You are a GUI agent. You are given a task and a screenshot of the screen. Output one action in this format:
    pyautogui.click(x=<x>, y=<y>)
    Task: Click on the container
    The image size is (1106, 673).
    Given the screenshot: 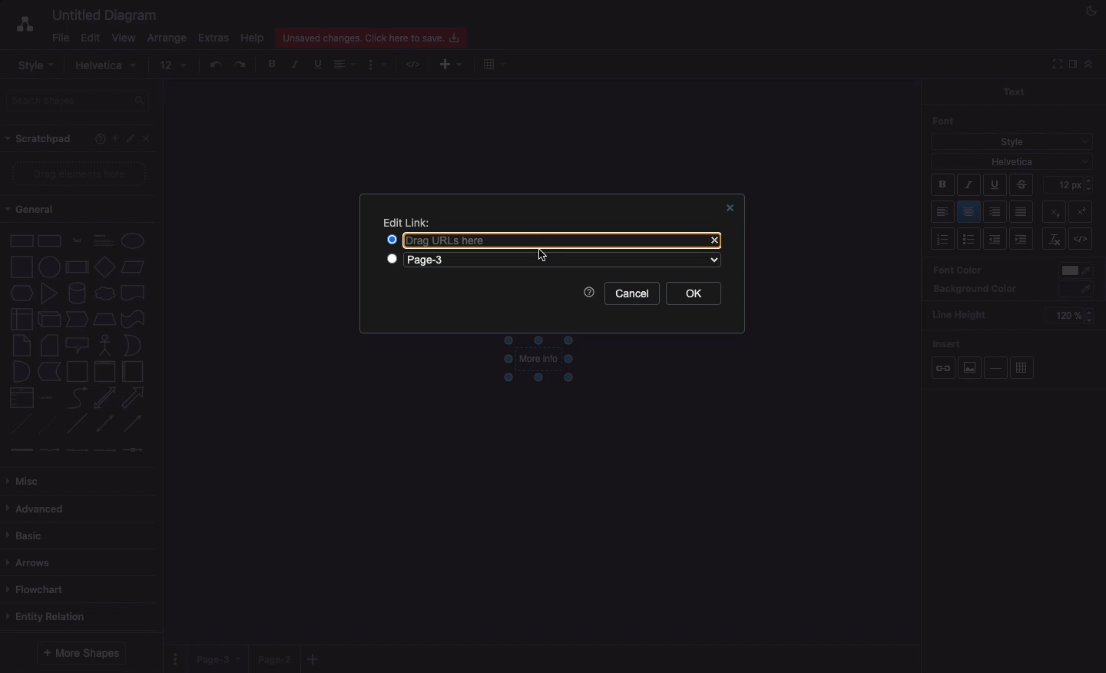 What is the action you would take?
    pyautogui.click(x=77, y=372)
    